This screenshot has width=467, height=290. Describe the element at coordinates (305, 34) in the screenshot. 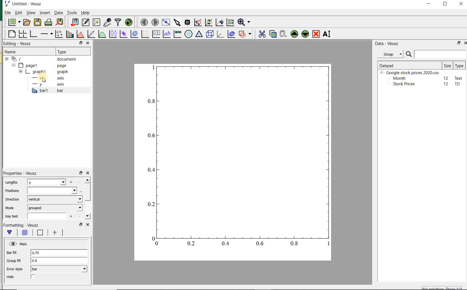

I see `move the selected widget down` at that location.